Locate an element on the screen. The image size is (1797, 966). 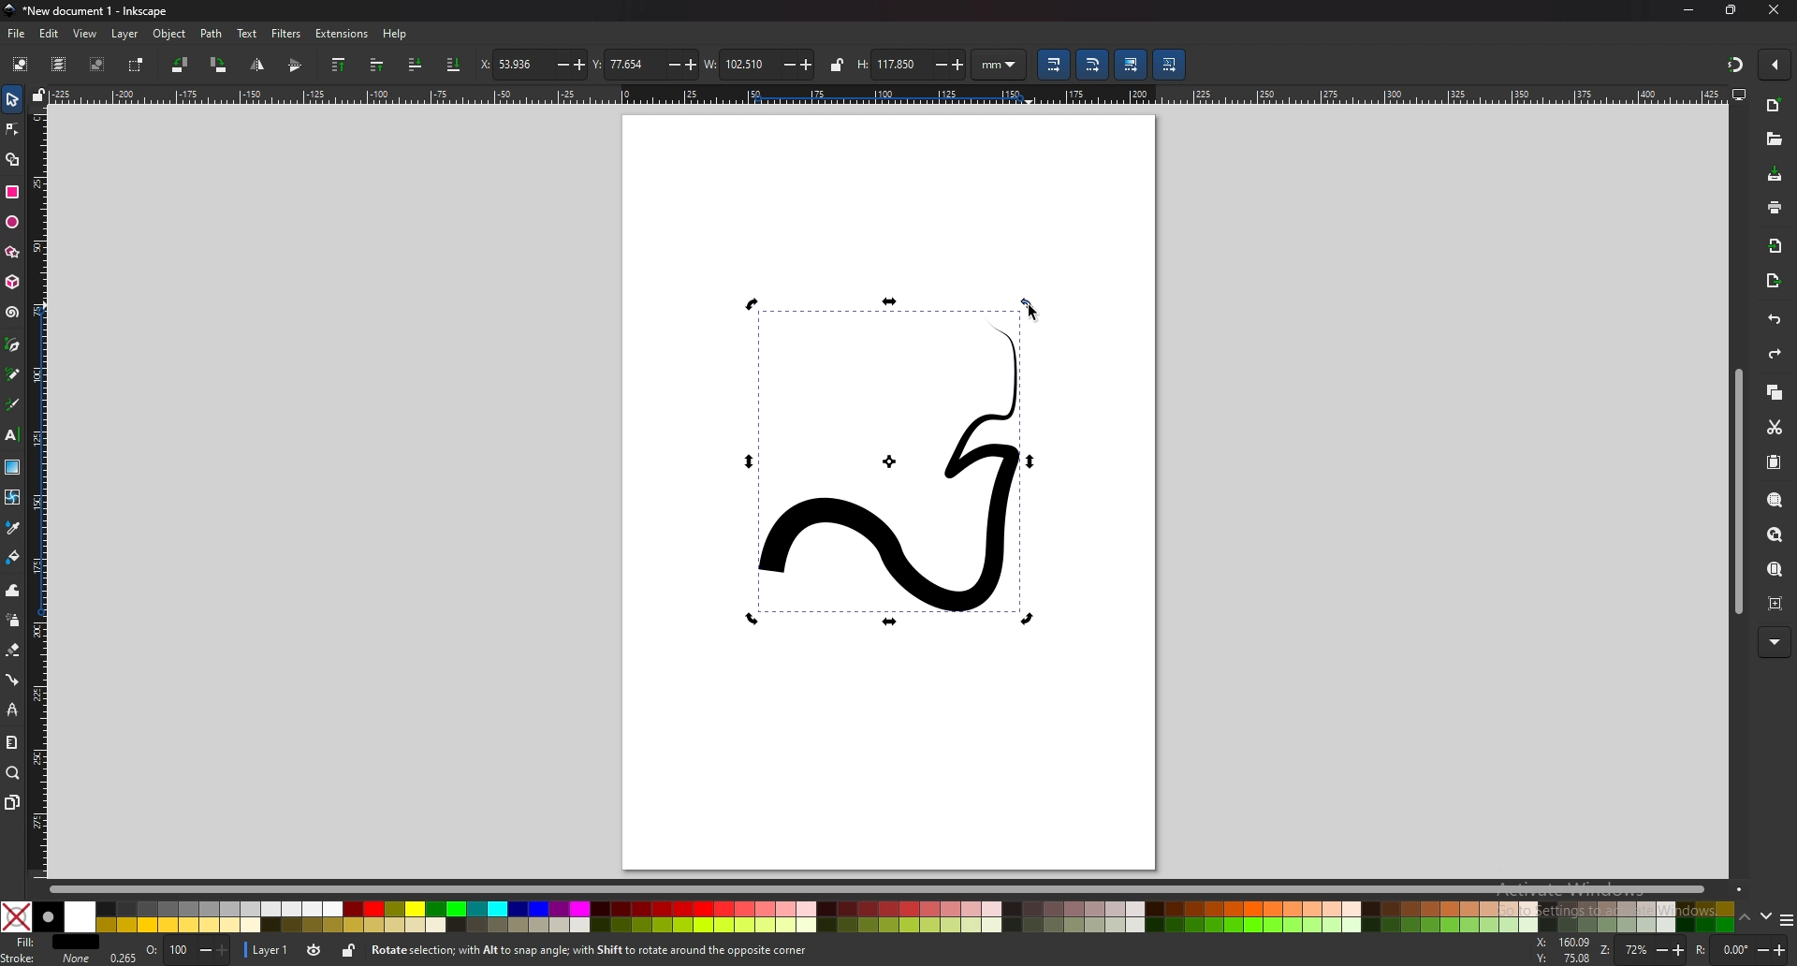
move patterns is located at coordinates (1169, 65).